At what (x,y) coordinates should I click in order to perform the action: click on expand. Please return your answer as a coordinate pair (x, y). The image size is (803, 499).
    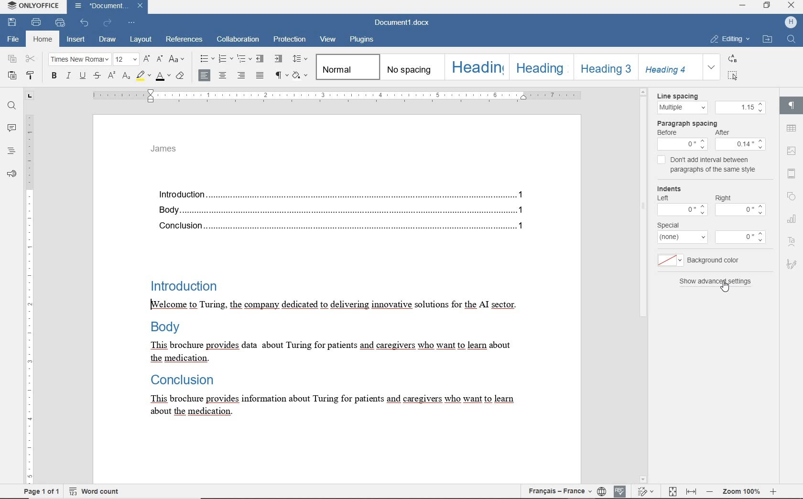
    Looking at the image, I should click on (711, 68).